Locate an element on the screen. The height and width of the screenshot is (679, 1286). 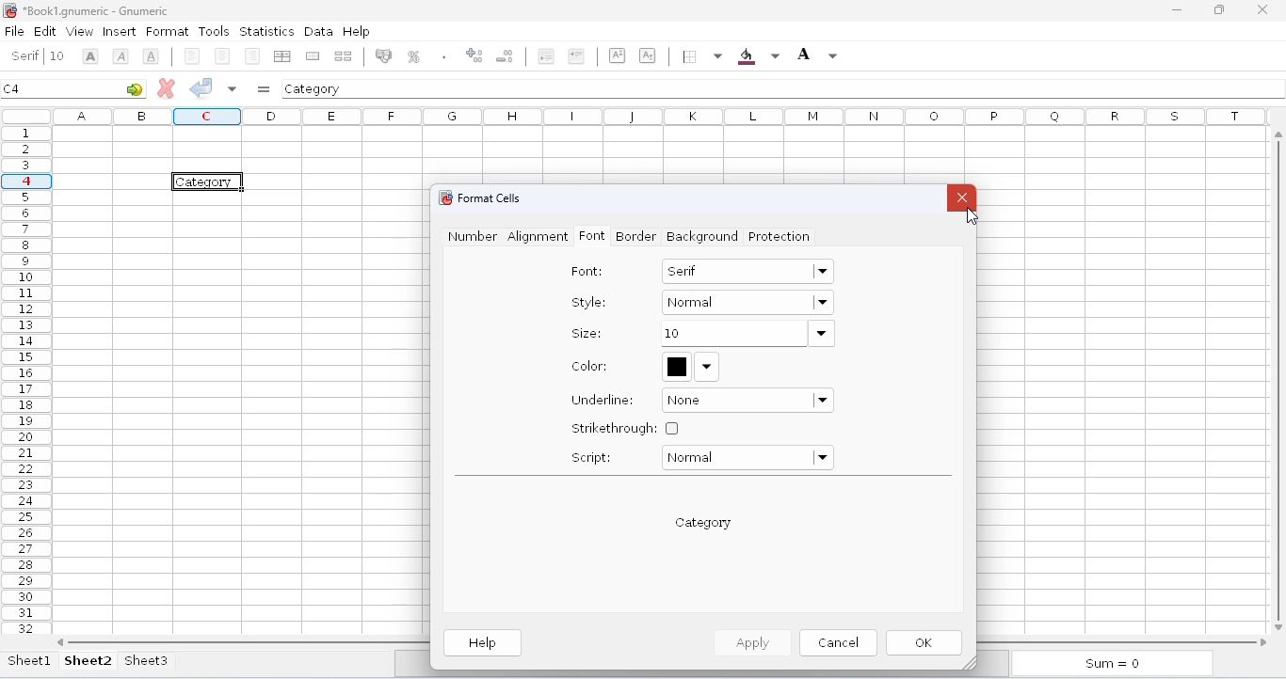
center horizontally across the selection is located at coordinates (313, 56).